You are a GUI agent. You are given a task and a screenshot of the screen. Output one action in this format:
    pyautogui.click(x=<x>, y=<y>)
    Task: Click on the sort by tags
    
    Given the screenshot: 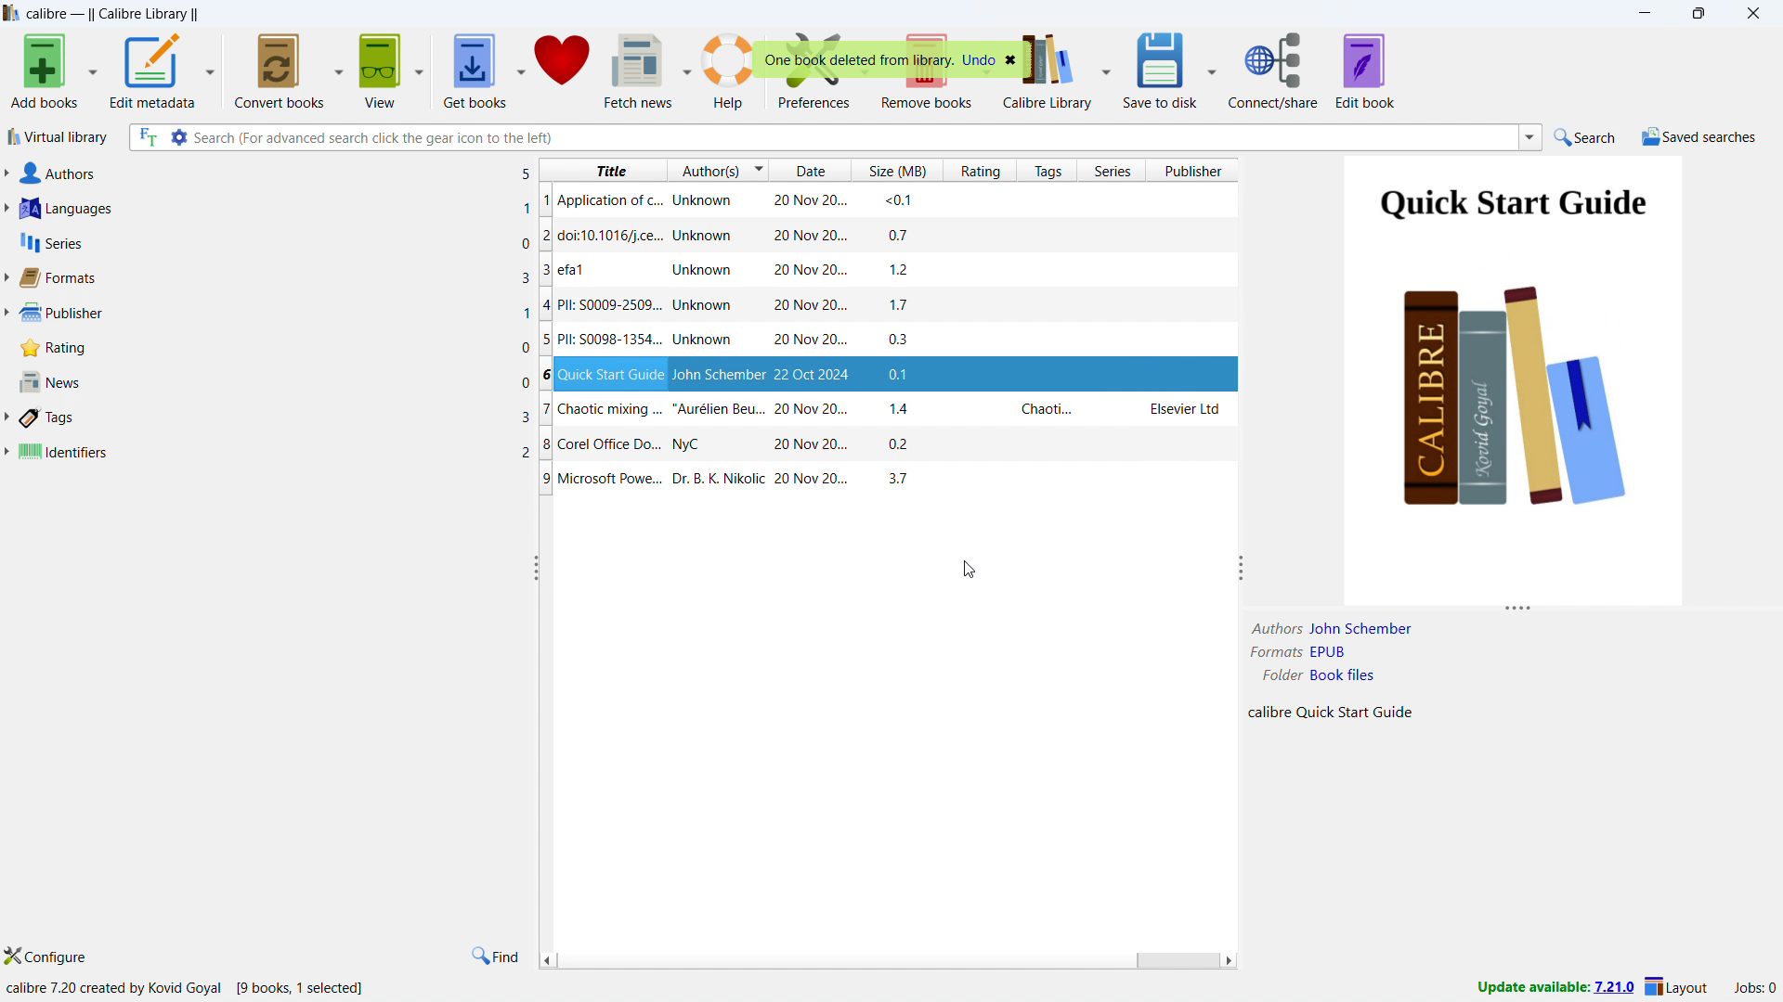 What is the action you would take?
    pyautogui.click(x=1052, y=170)
    